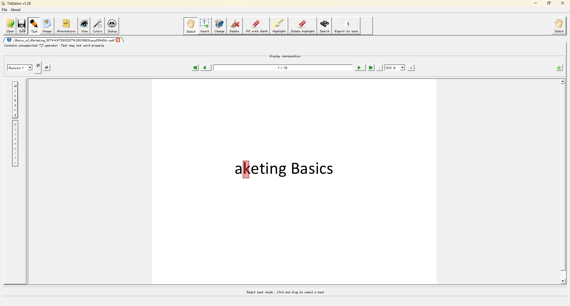  I want to click on zoom out, so click(380, 67).